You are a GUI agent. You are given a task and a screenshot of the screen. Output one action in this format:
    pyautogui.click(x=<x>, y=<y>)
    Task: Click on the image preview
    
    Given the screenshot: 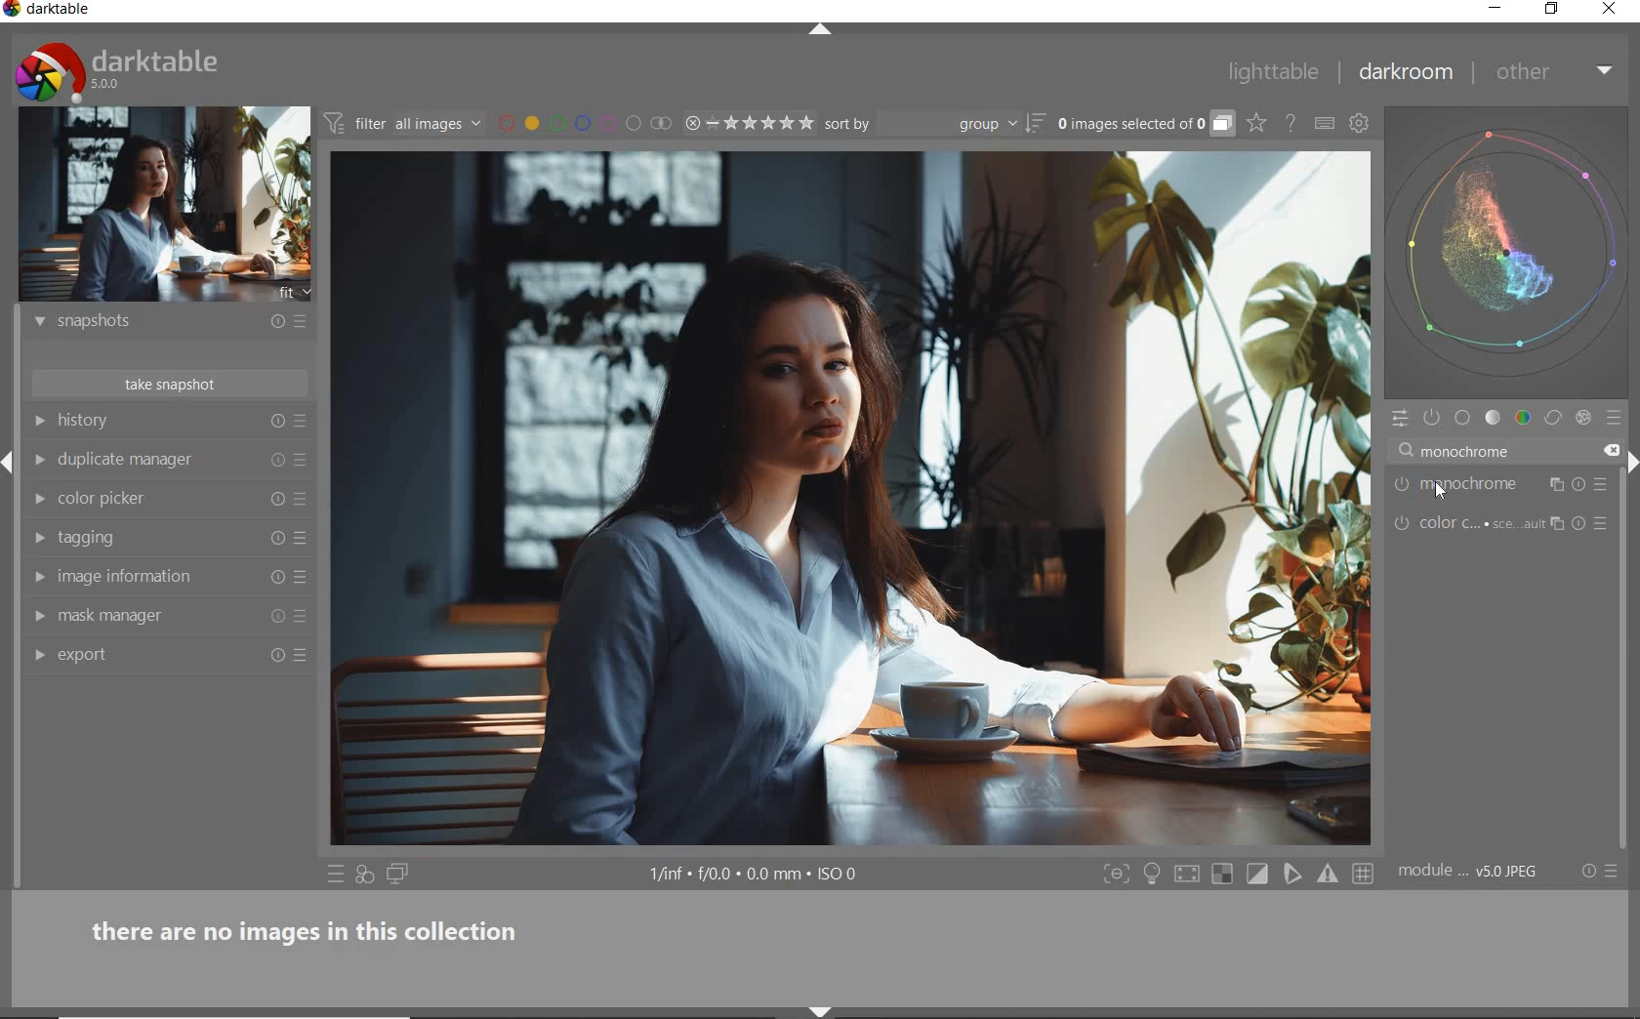 What is the action you would take?
    pyautogui.click(x=165, y=205)
    